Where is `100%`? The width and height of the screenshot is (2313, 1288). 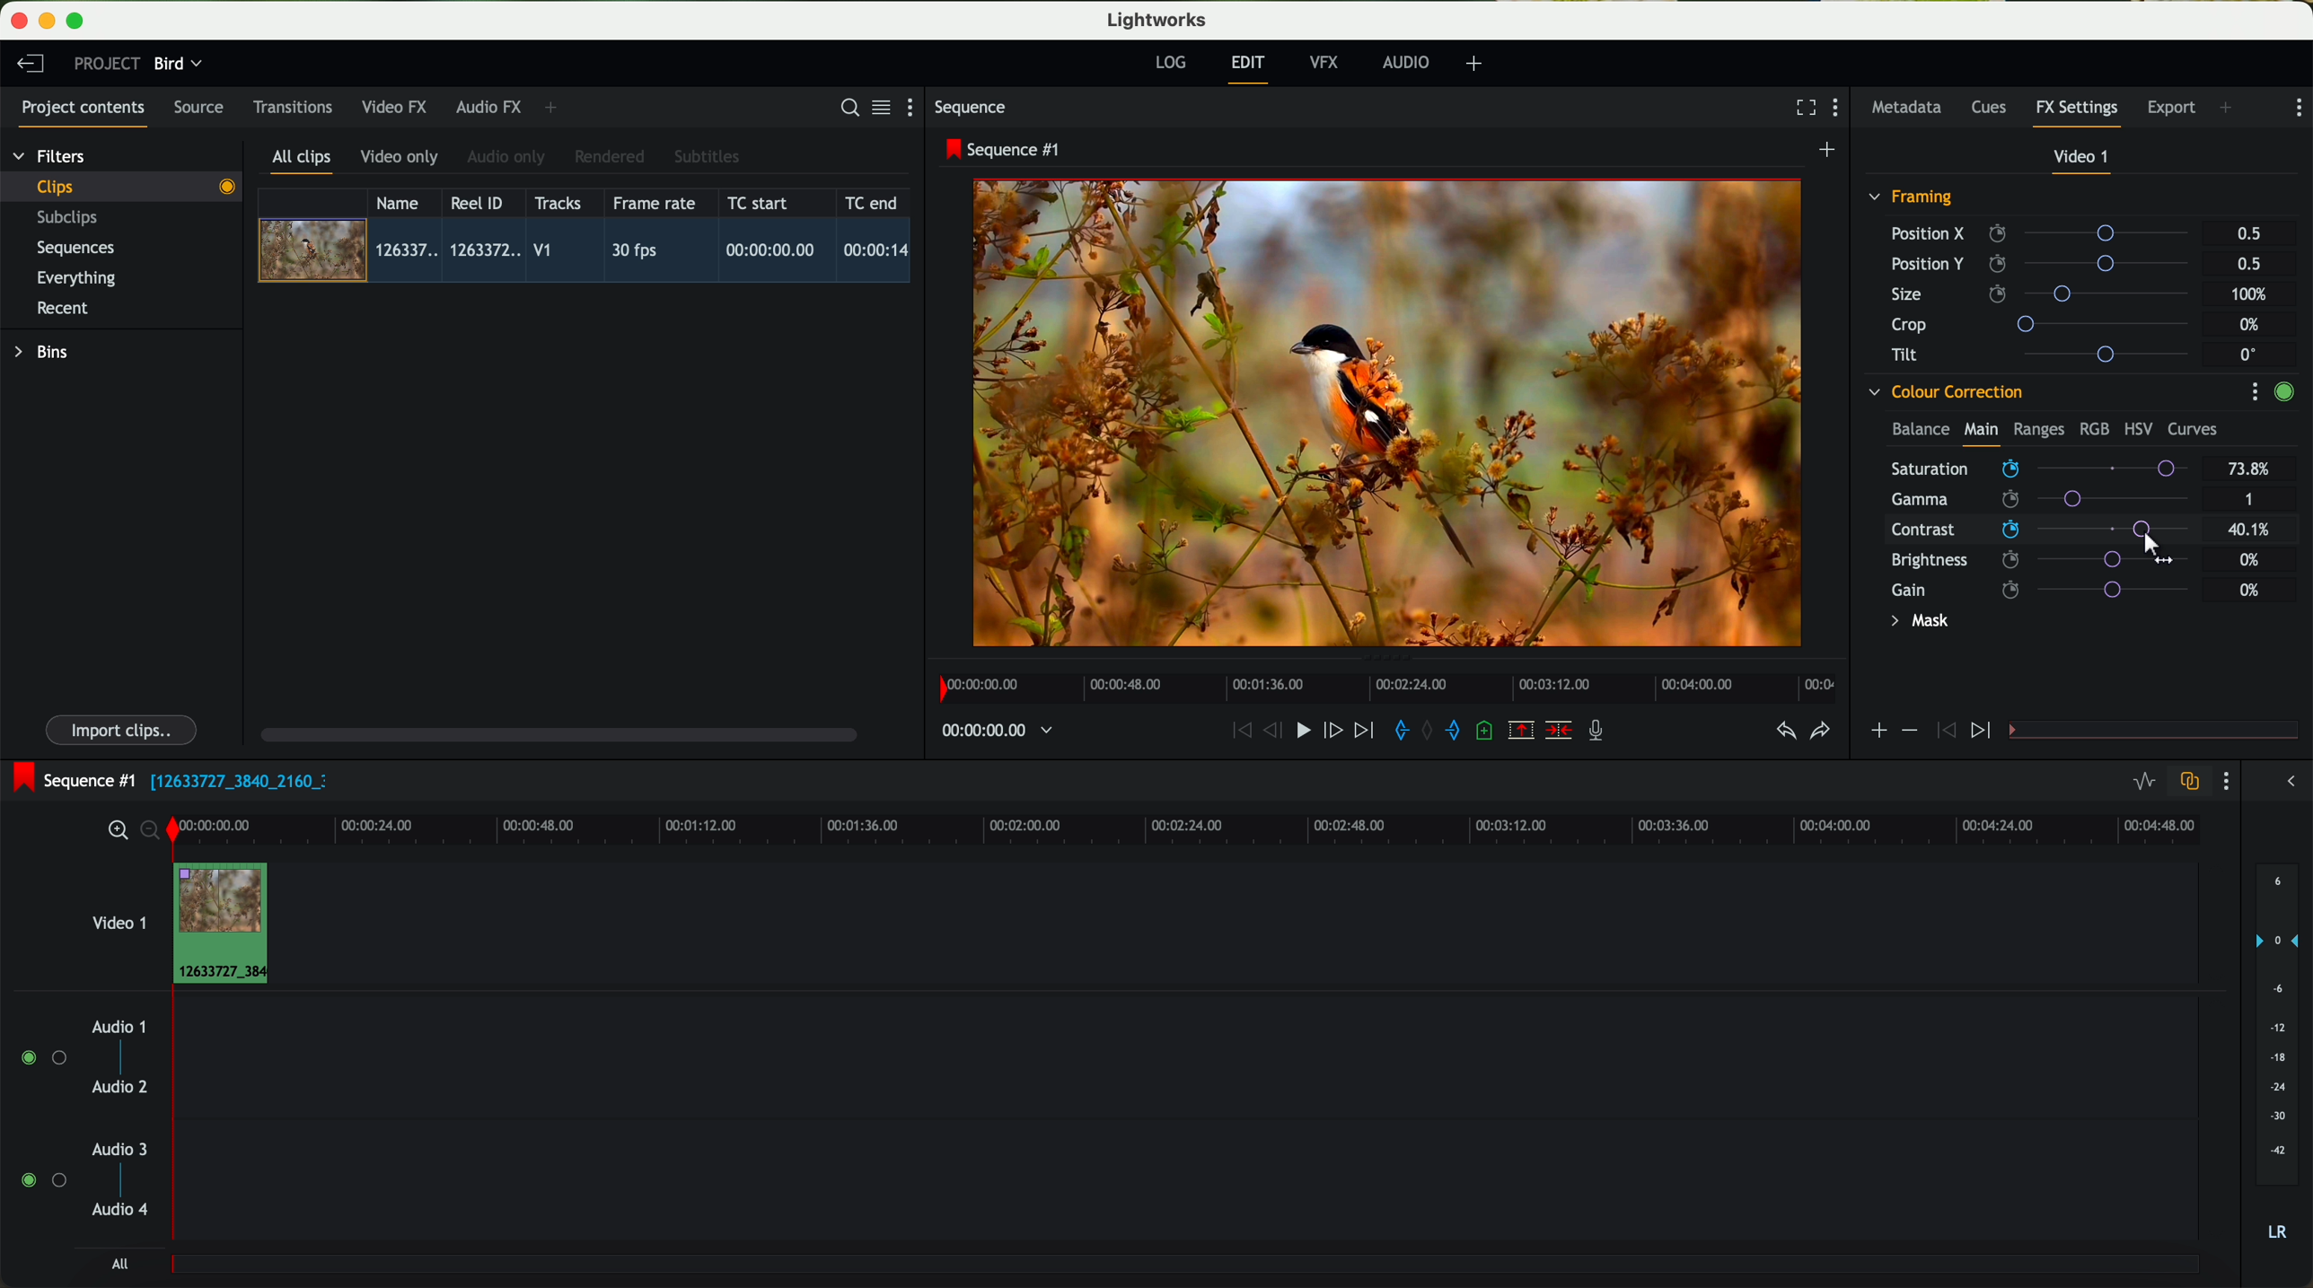 100% is located at coordinates (2254, 294).